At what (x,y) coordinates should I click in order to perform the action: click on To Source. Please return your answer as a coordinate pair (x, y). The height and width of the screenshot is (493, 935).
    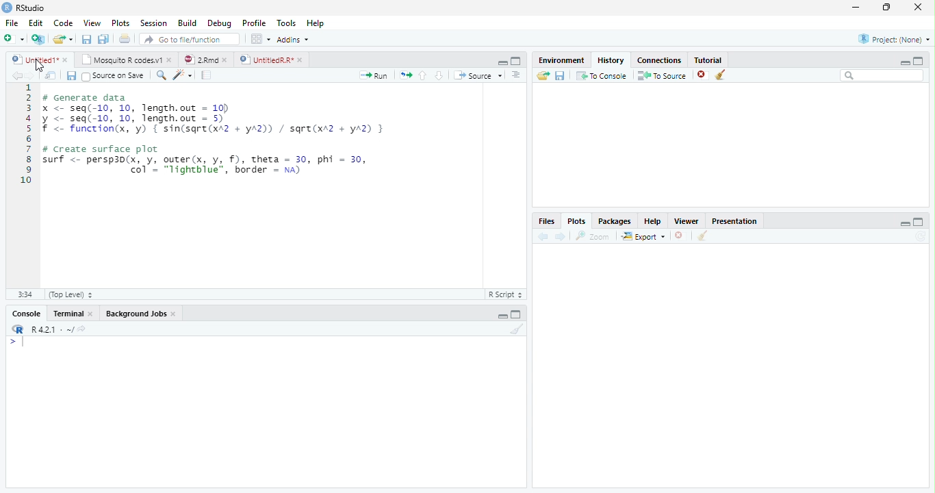
    Looking at the image, I should click on (661, 75).